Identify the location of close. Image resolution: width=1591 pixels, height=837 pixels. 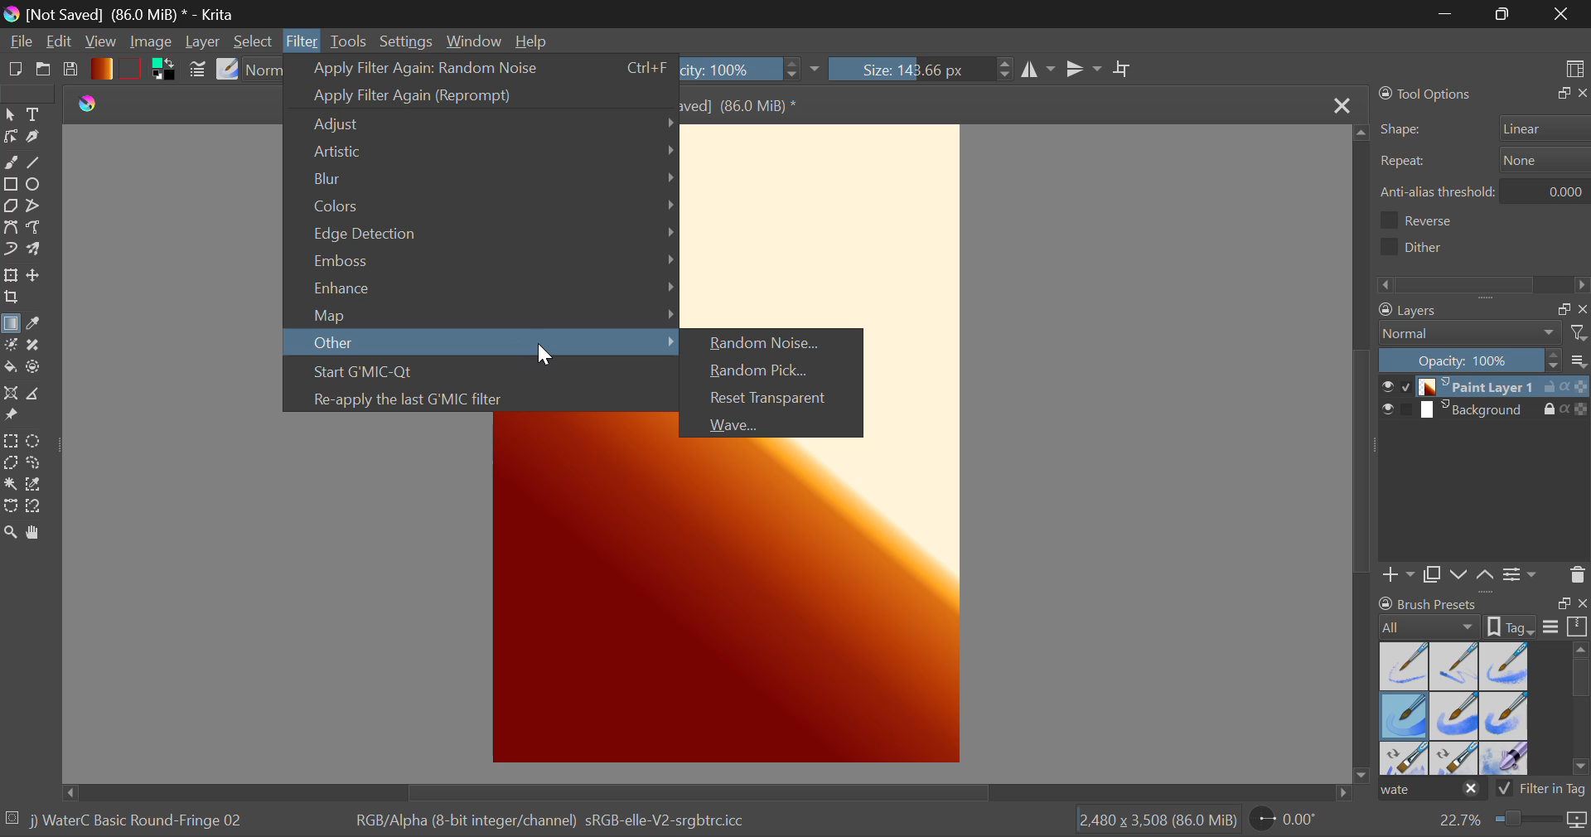
(1581, 309).